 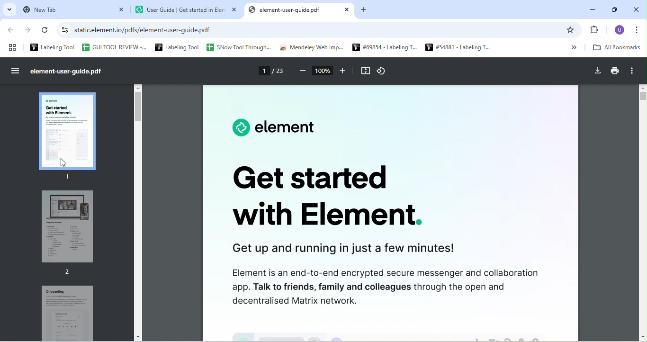 I want to click on images, so click(x=389, y=330).